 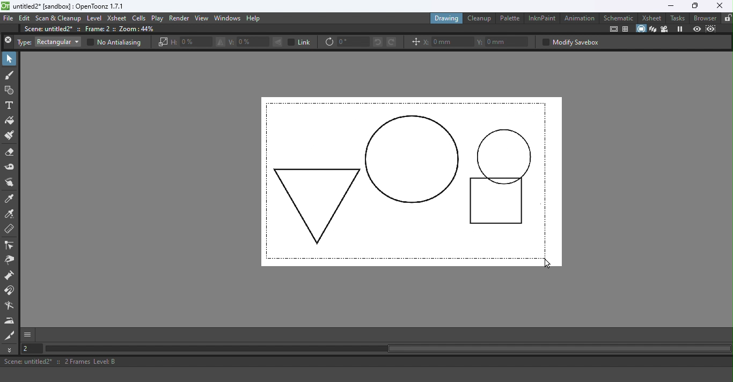 What do you see at coordinates (158, 18) in the screenshot?
I see `Play` at bounding box center [158, 18].